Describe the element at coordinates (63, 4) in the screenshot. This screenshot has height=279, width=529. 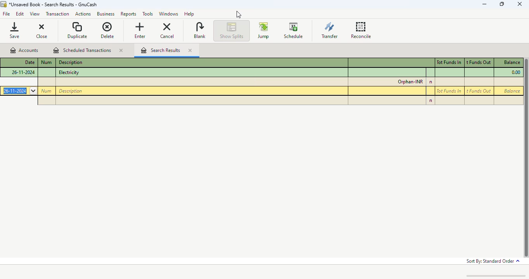
I see `title` at that location.